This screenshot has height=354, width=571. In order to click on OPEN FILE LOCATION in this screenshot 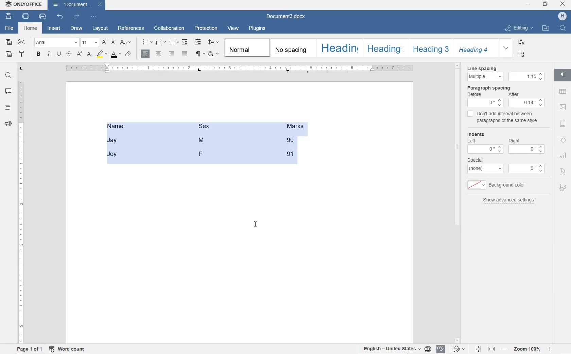, I will do `click(545, 28)`.